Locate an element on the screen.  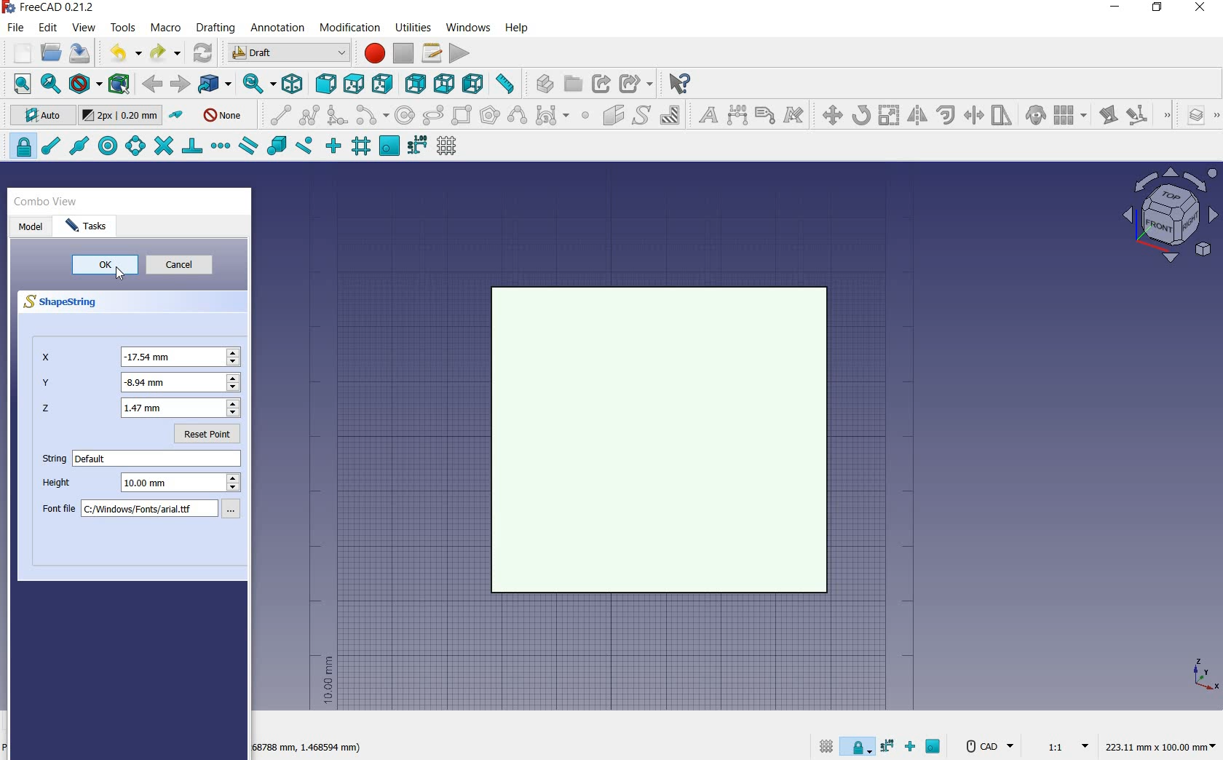
CAD Navigation Style is located at coordinates (988, 746).